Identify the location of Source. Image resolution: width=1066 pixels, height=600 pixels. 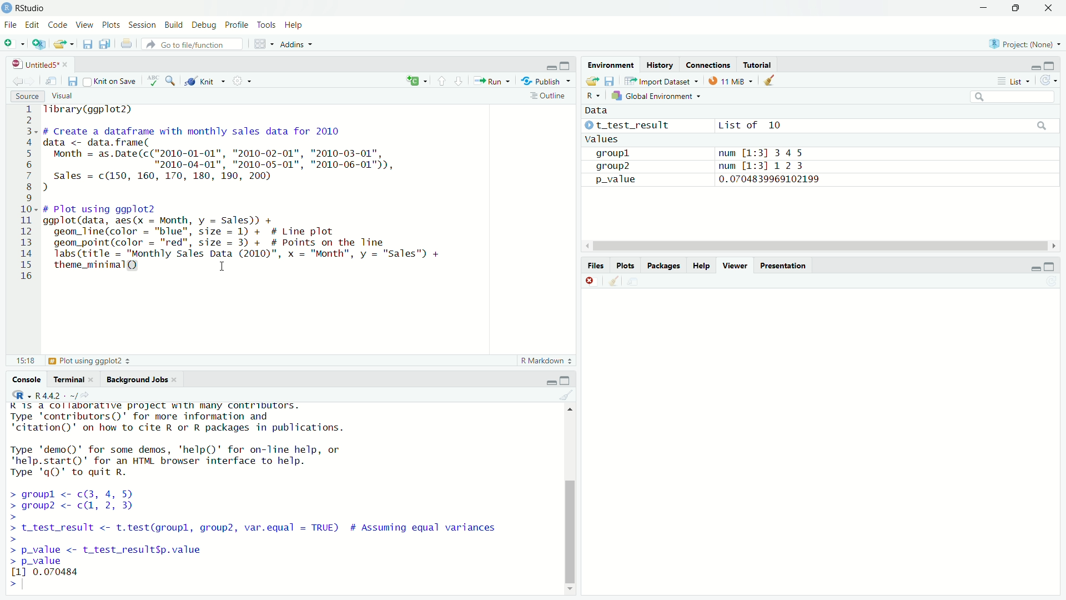
(27, 97).